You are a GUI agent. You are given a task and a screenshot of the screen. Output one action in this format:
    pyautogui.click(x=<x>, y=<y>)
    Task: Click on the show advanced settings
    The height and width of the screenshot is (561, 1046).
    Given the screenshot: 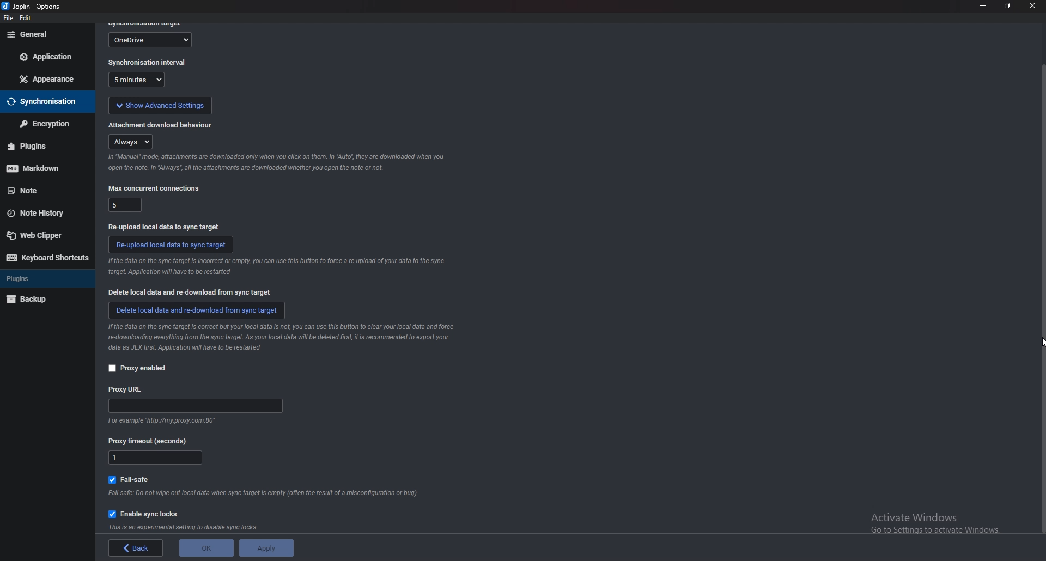 What is the action you would take?
    pyautogui.click(x=159, y=104)
    